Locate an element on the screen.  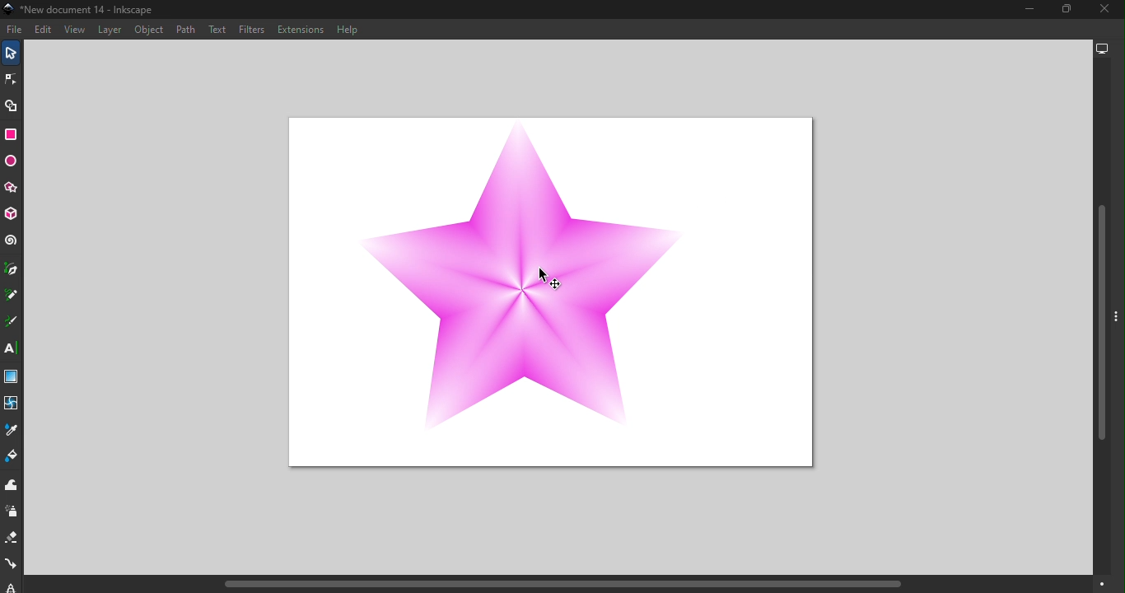
Horizontal scroll bar is located at coordinates (567, 582).